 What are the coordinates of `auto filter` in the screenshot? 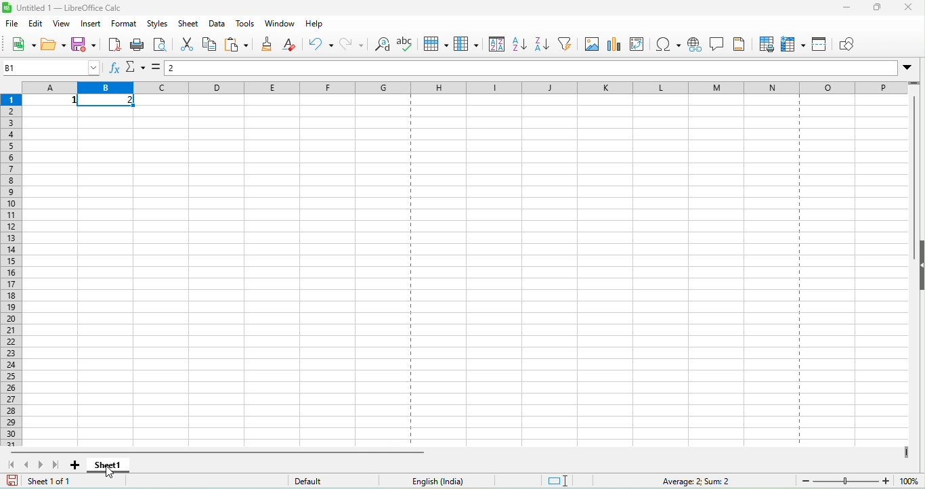 It's located at (567, 46).